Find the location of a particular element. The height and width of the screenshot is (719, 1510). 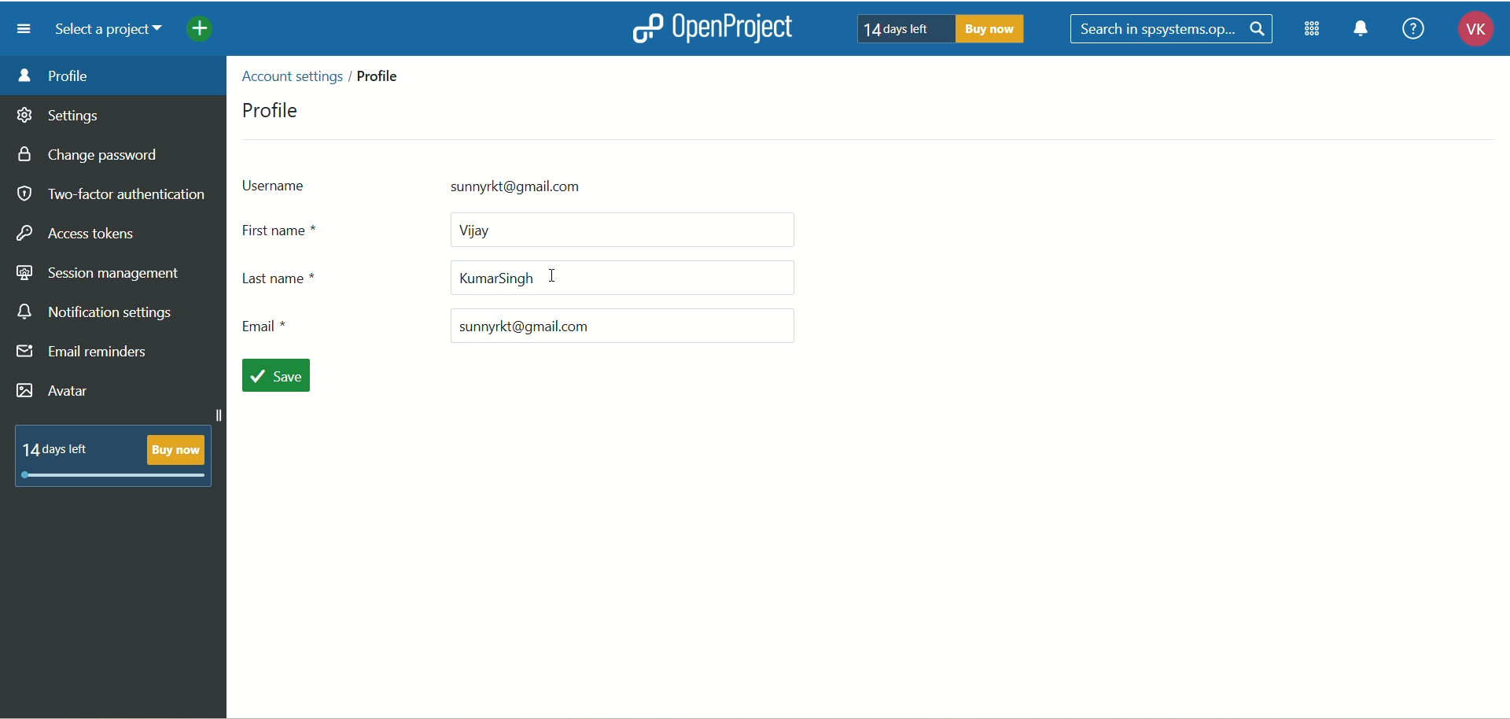

add project is located at coordinates (211, 31).